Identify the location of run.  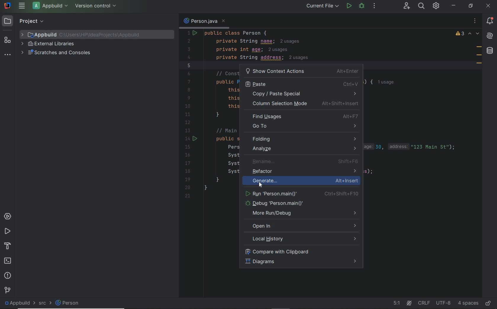
(349, 6).